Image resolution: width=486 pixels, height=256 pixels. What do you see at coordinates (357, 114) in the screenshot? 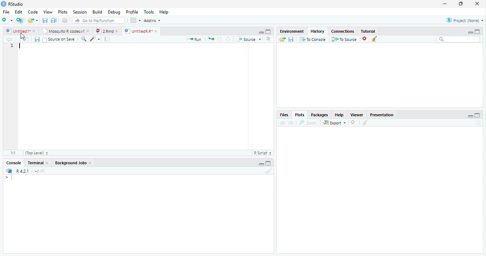
I see `Viewer` at bounding box center [357, 114].